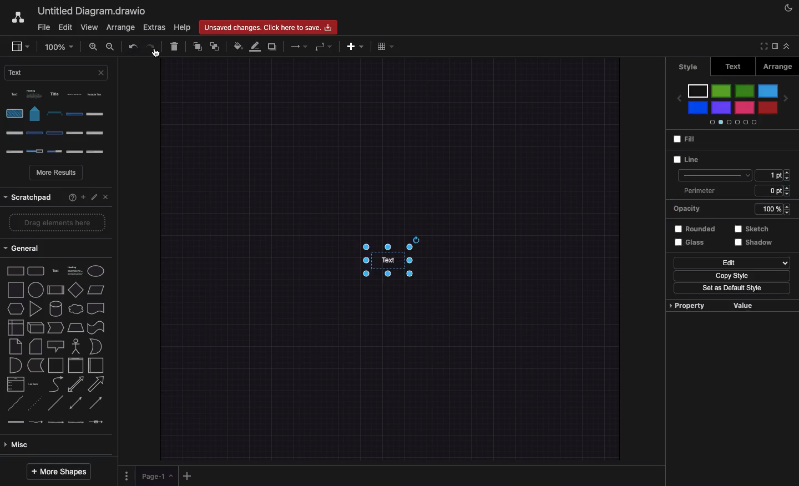 This screenshot has height=486, width=799. I want to click on Shapes, so click(57, 345).